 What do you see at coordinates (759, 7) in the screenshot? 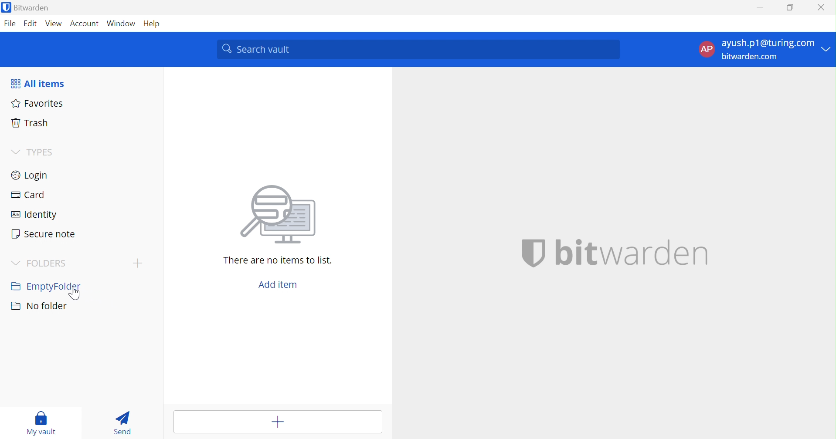
I see `Minimize` at bounding box center [759, 7].